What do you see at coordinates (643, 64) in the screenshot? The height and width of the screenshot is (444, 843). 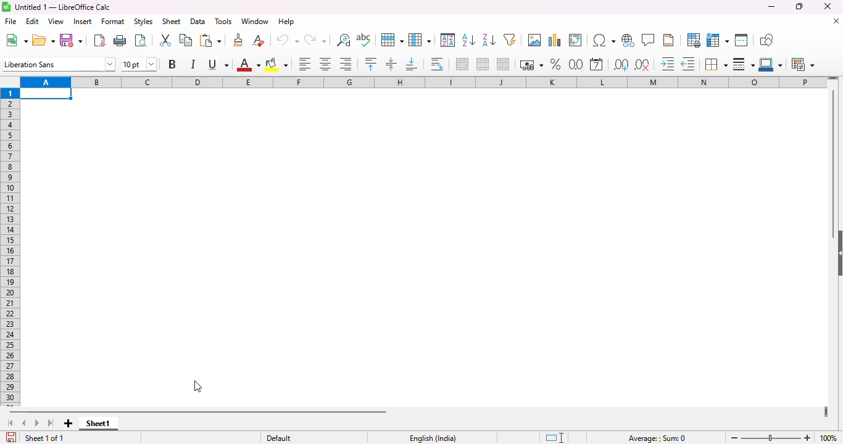 I see `delete decimal` at bounding box center [643, 64].